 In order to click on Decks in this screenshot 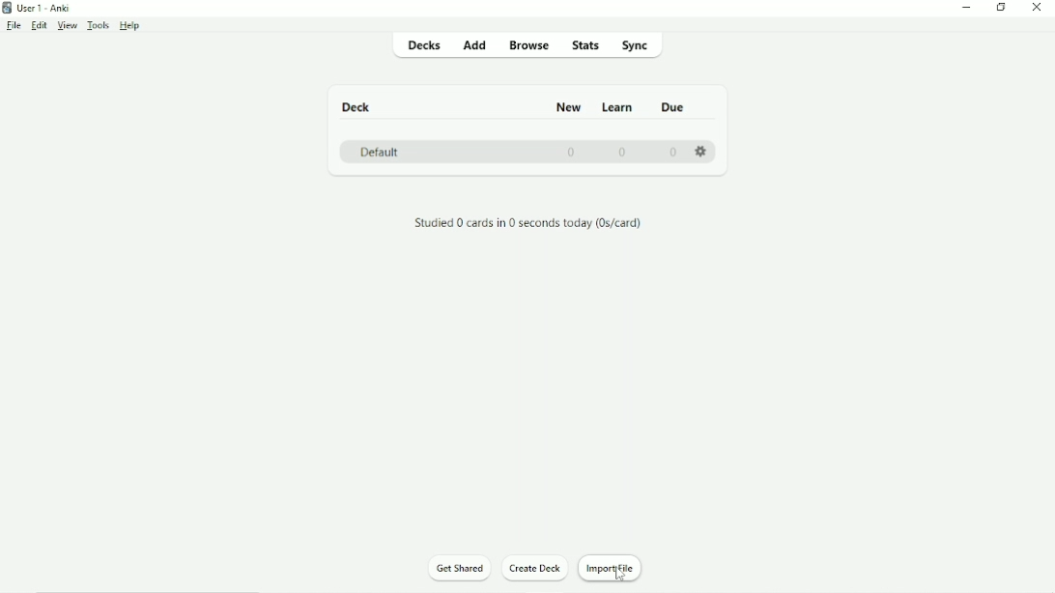, I will do `click(422, 45)`.